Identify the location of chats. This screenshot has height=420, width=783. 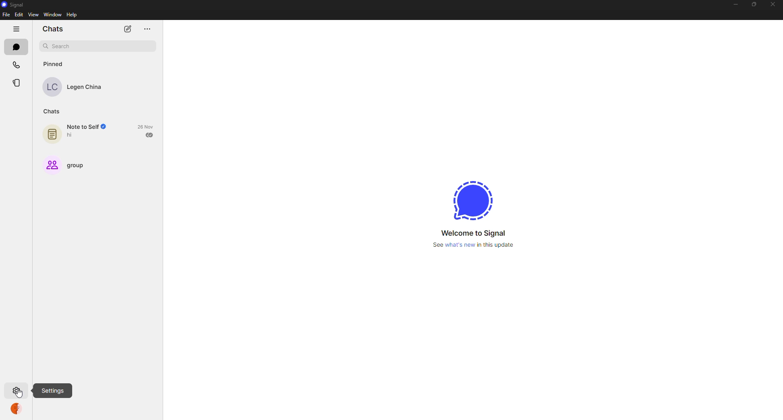
(52, 112).